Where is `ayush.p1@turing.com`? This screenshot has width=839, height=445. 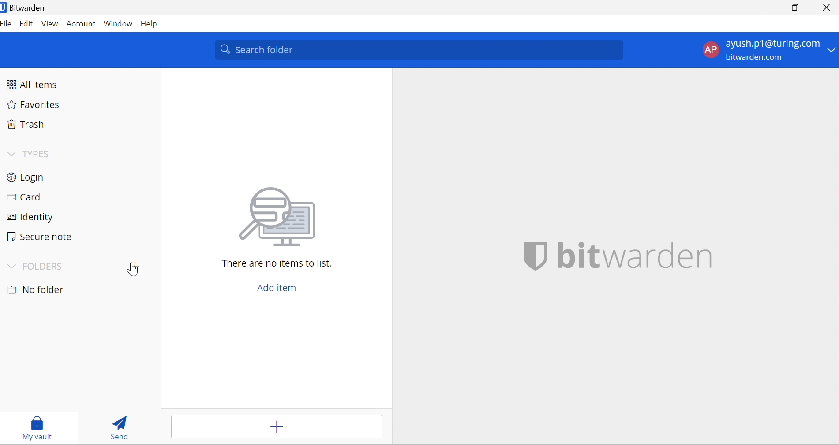
ayush.p1@turing.com is located at coordinates (772, 43).